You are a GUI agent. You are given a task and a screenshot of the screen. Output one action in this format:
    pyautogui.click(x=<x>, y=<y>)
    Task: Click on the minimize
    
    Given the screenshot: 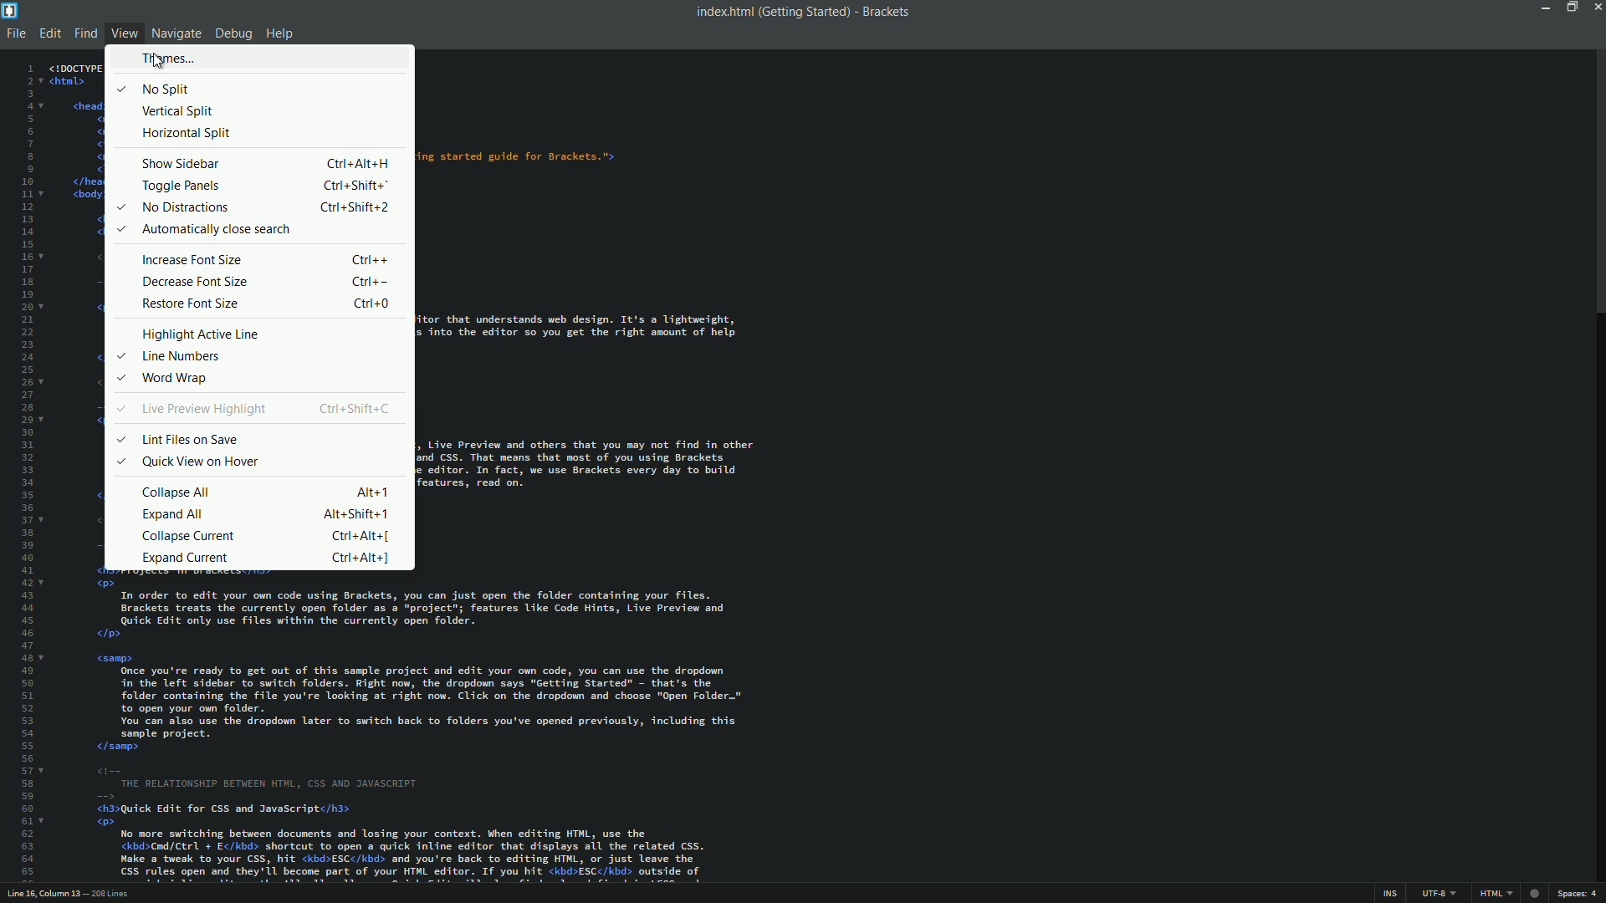 What is the action you would take?
    pyautogui.click(x=1542, y=7)
    